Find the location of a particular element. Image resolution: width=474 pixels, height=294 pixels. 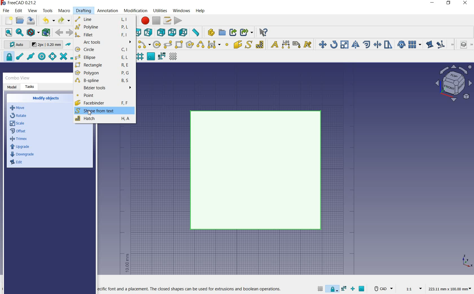

execute macro is located at coordinates (178, 21).